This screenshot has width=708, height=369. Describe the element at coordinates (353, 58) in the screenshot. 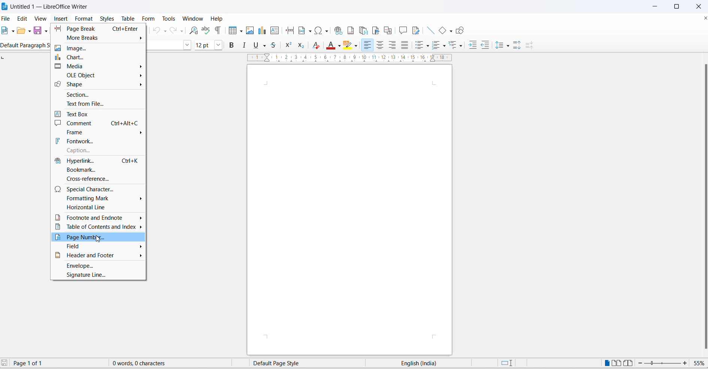

I see `scaling` at that location.